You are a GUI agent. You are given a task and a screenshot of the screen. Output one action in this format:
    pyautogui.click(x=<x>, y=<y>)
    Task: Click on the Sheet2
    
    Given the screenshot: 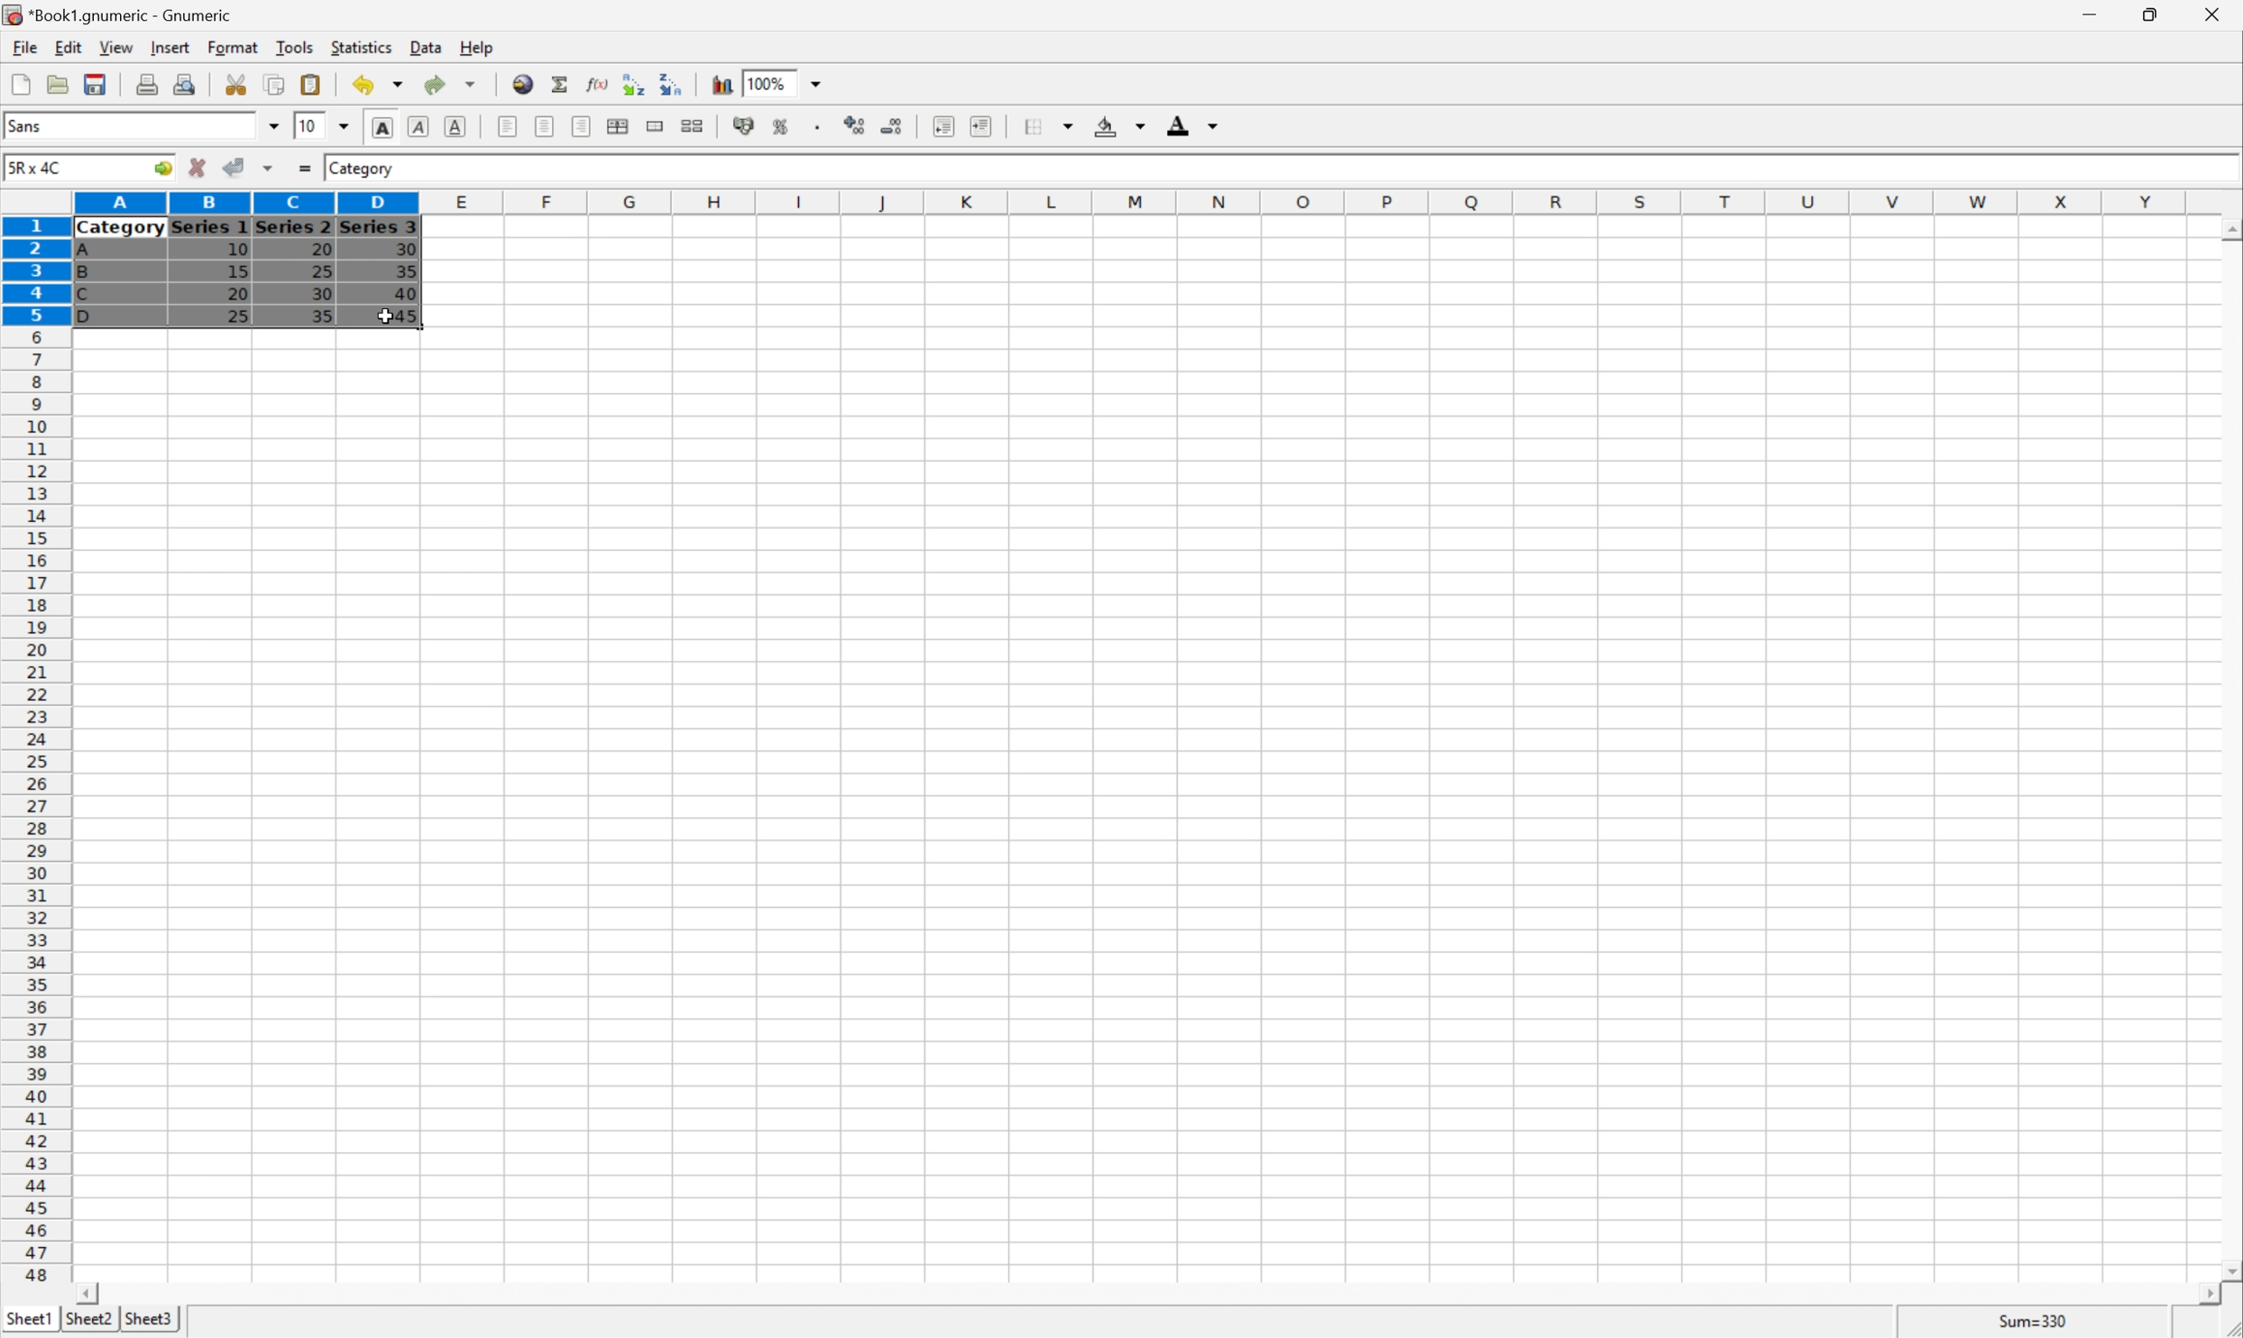 What is the action you would take?
    pyautogui.click(x=88, y=1319)
    